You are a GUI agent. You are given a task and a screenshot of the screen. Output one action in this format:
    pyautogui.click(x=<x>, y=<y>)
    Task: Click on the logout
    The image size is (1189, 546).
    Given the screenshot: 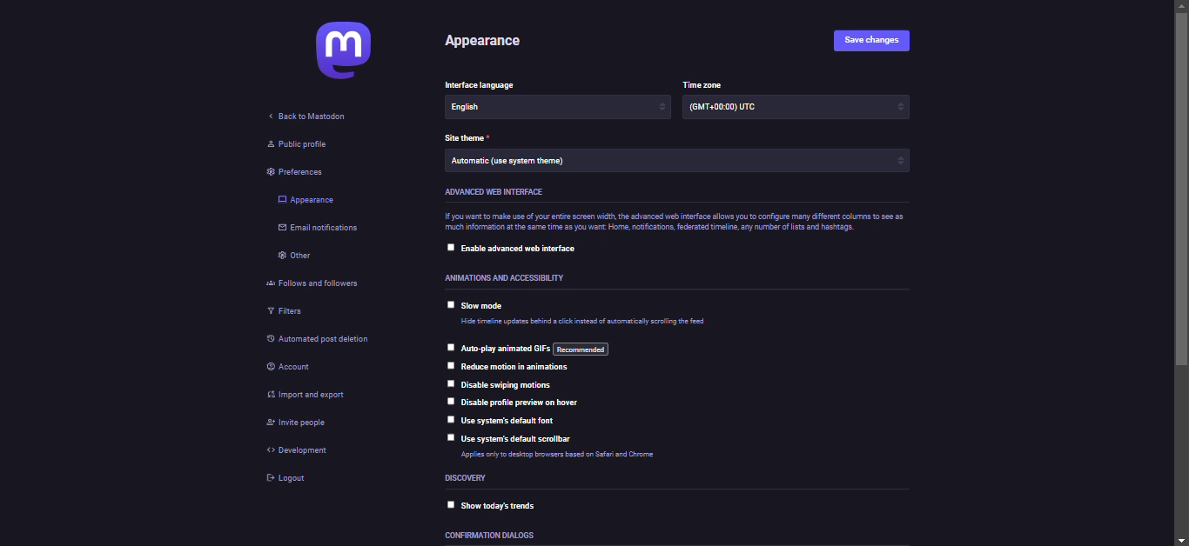 What is the action you would take?
    pyautogui.click(x=290, y=479)
    